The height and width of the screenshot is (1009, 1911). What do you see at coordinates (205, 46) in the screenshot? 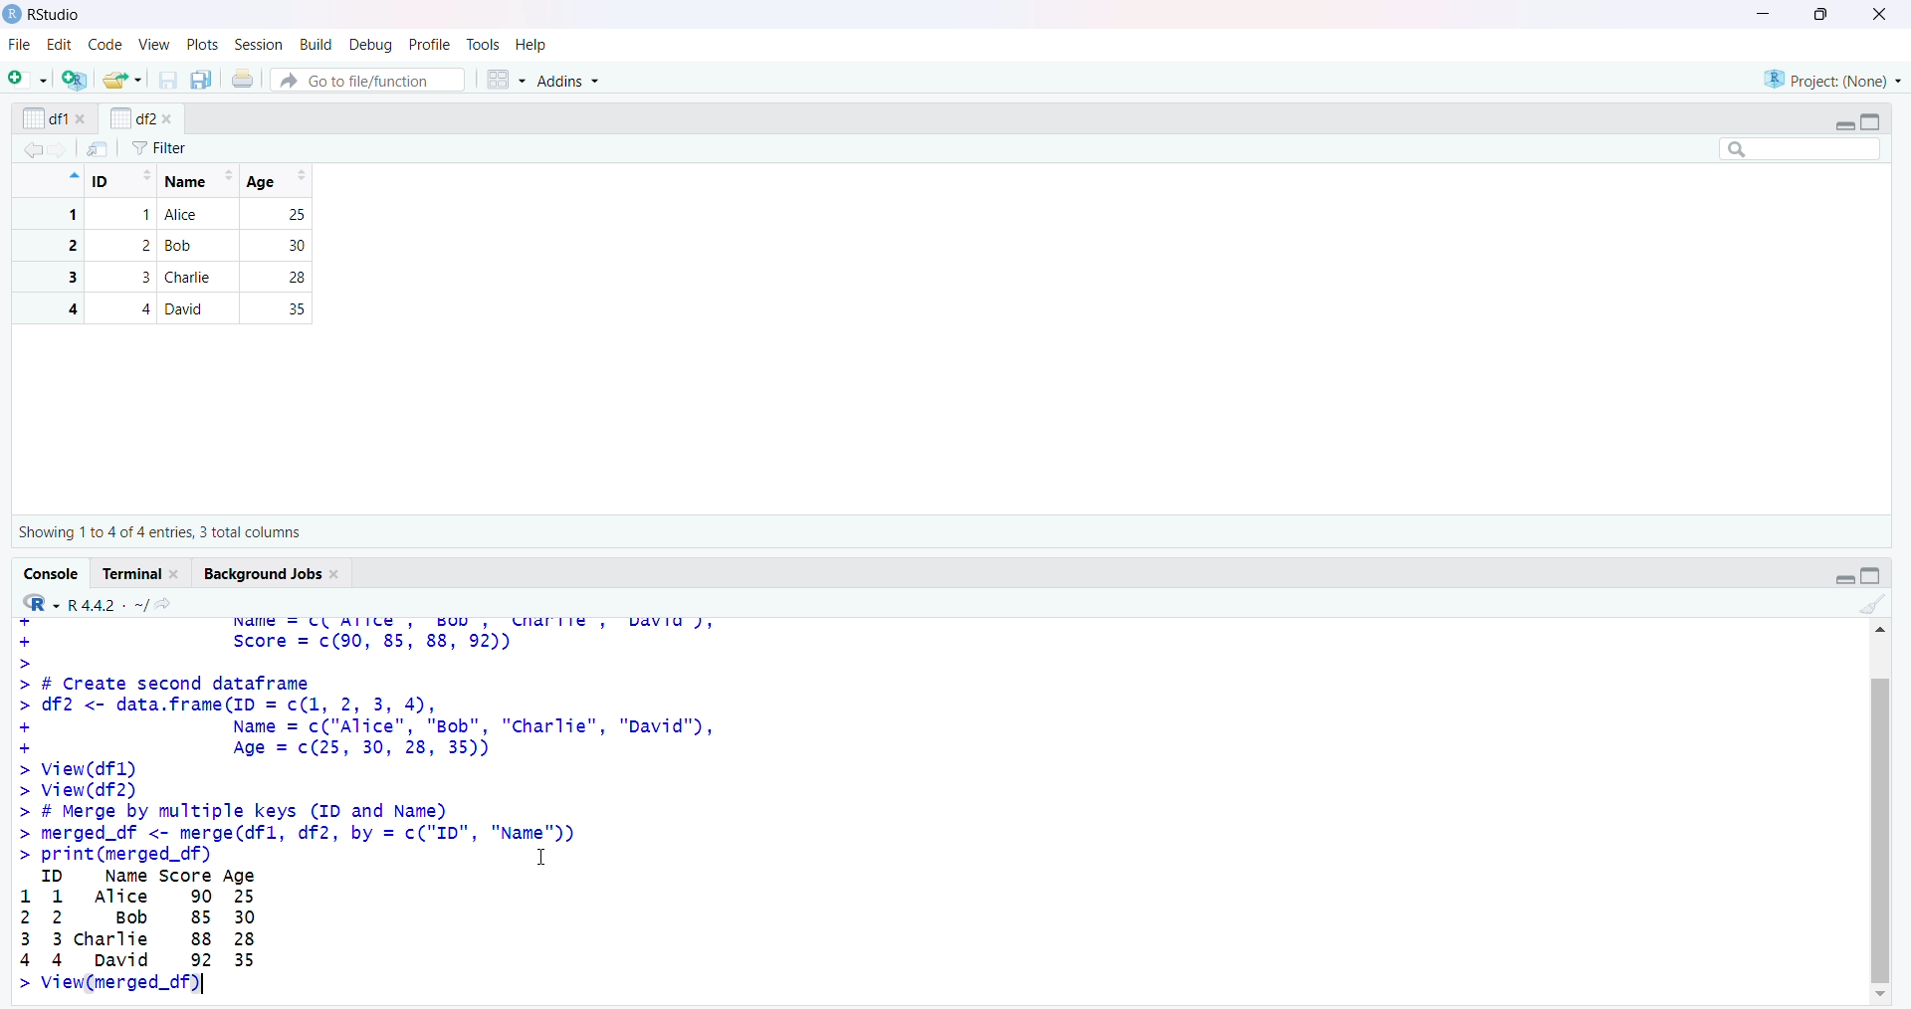
I see `plots` at bounding box center [205, 46].